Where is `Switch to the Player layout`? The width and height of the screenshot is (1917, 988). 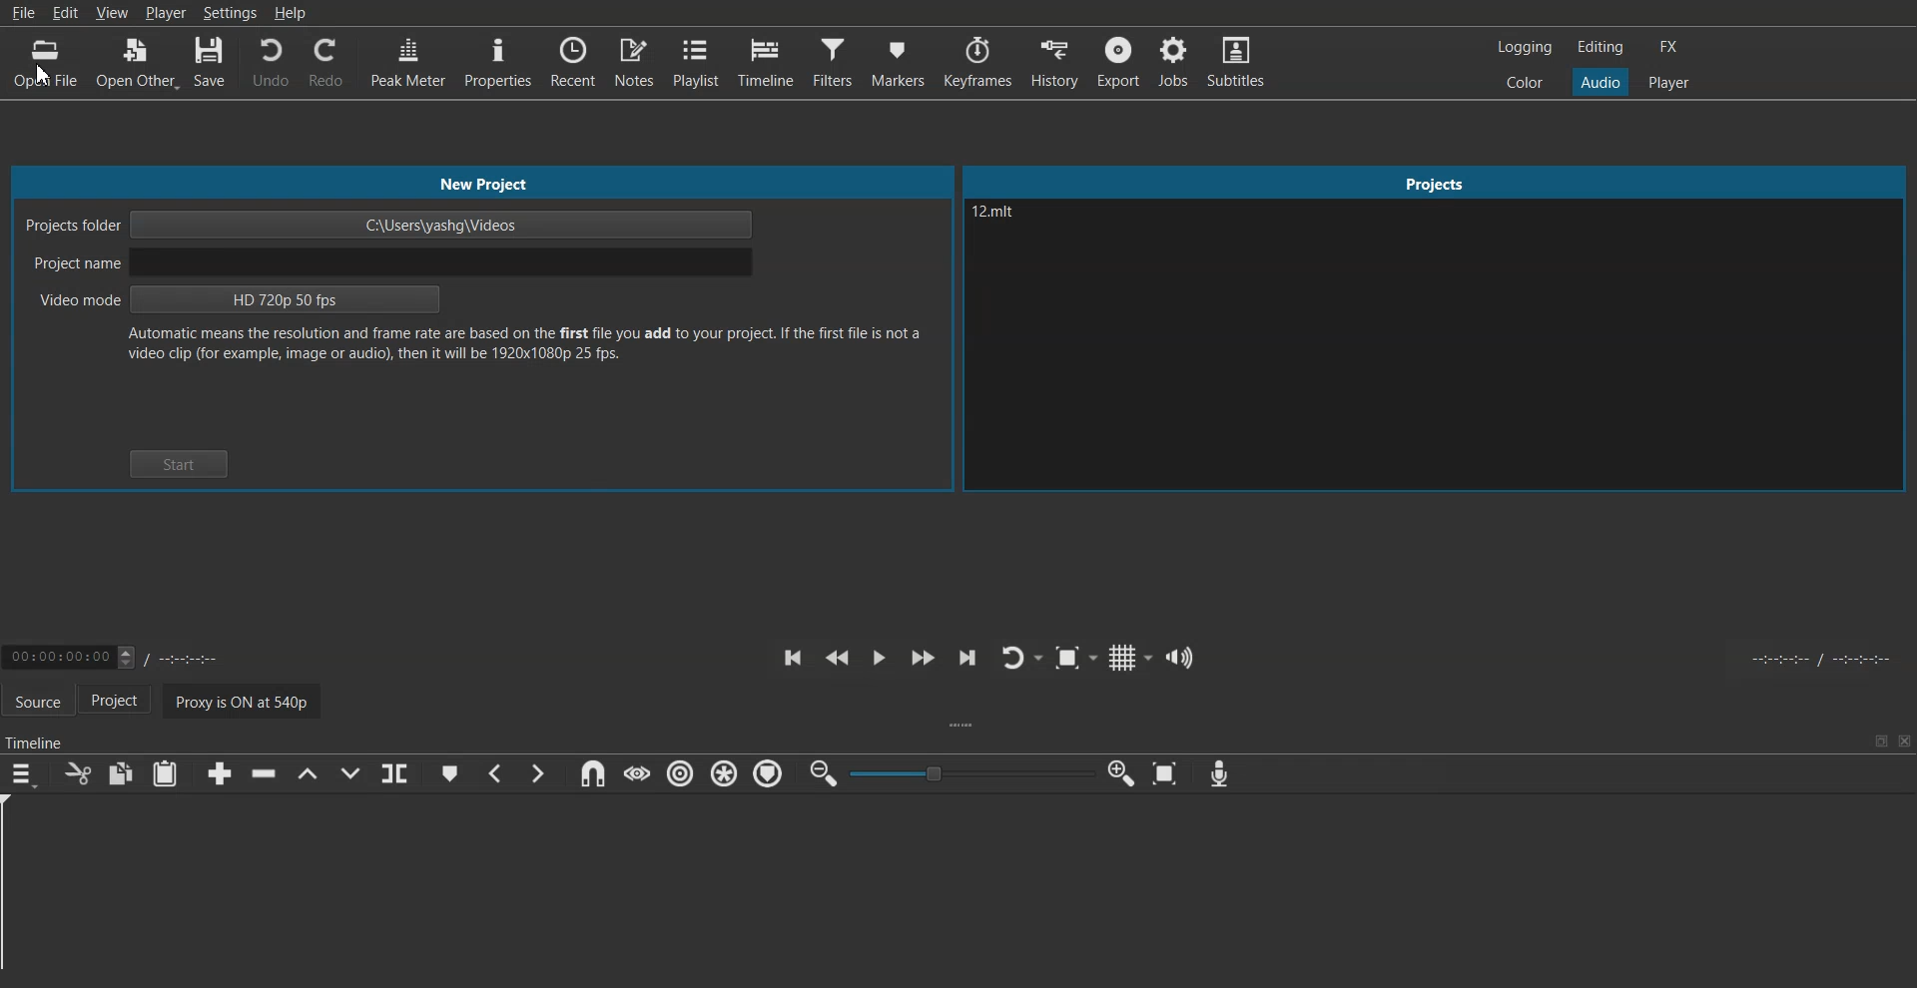 Switch to the Player layout is located at coordinates (1669, 81).